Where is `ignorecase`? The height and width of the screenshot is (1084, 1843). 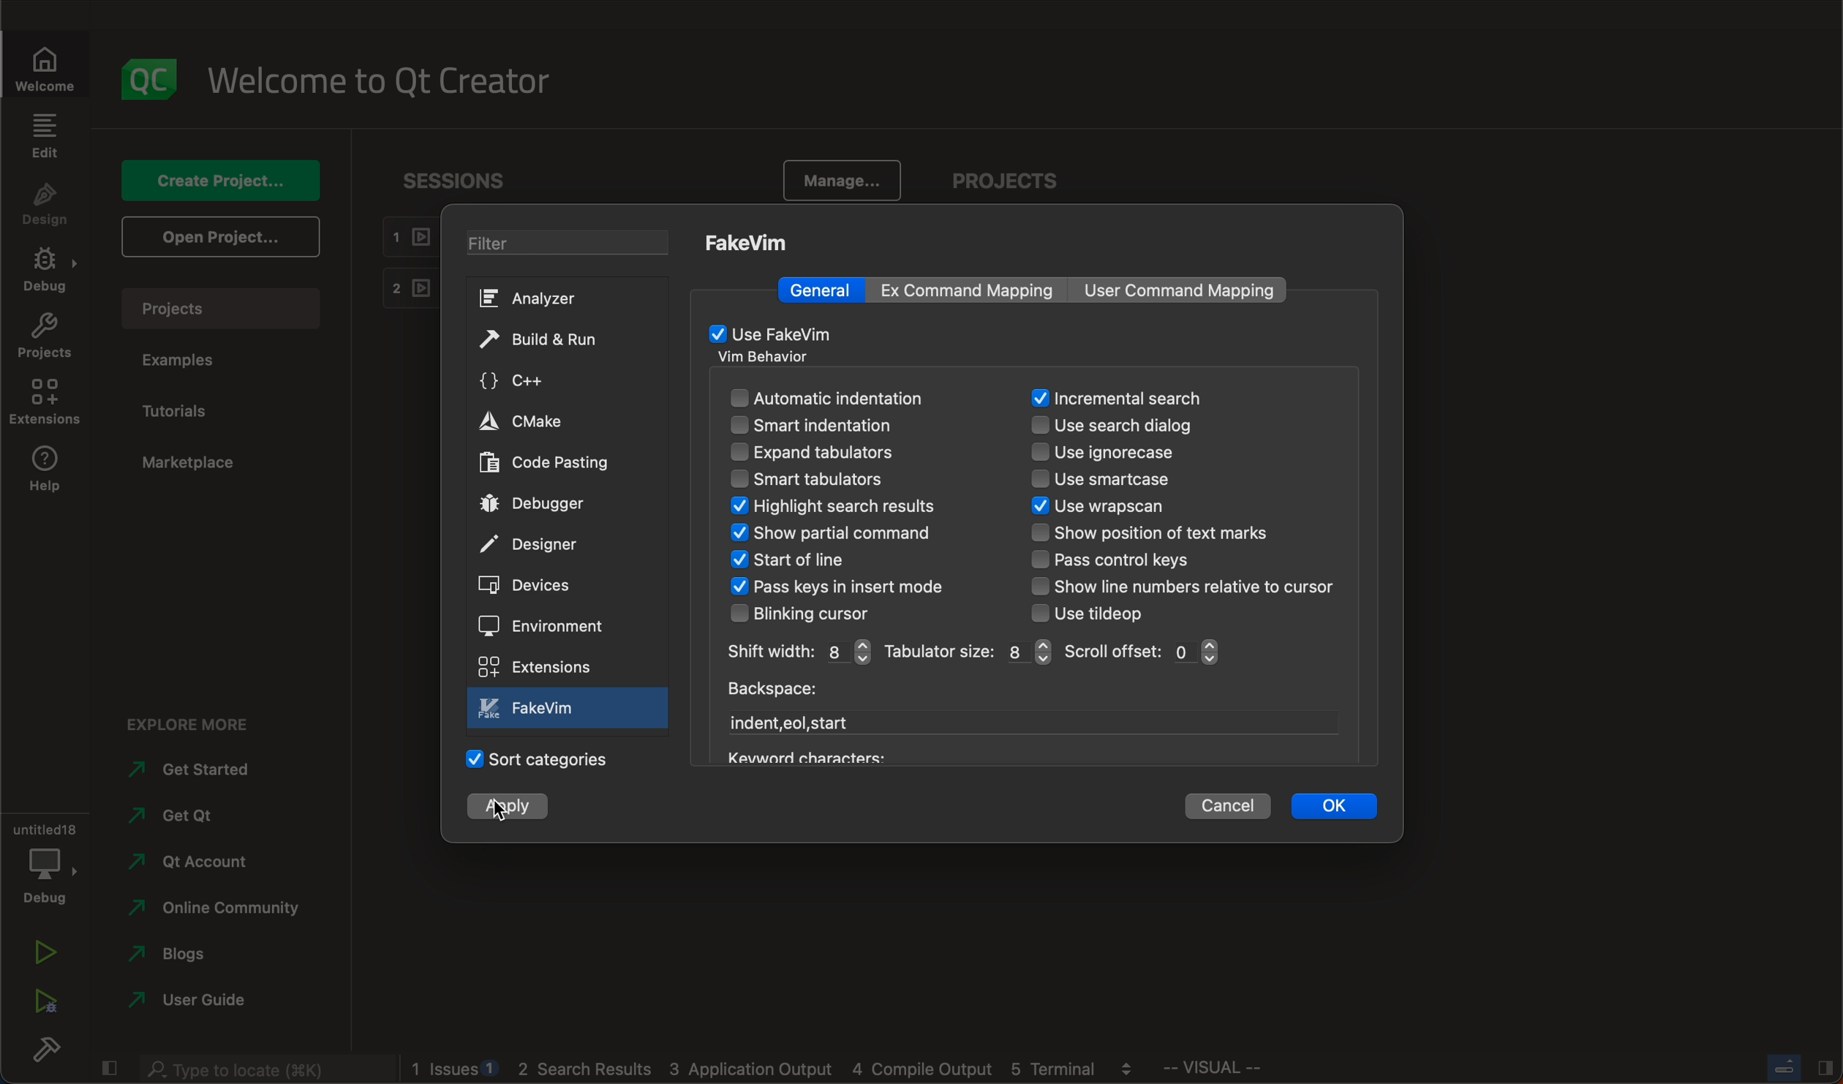
ignorecase is located at coordinates (1109, 453).